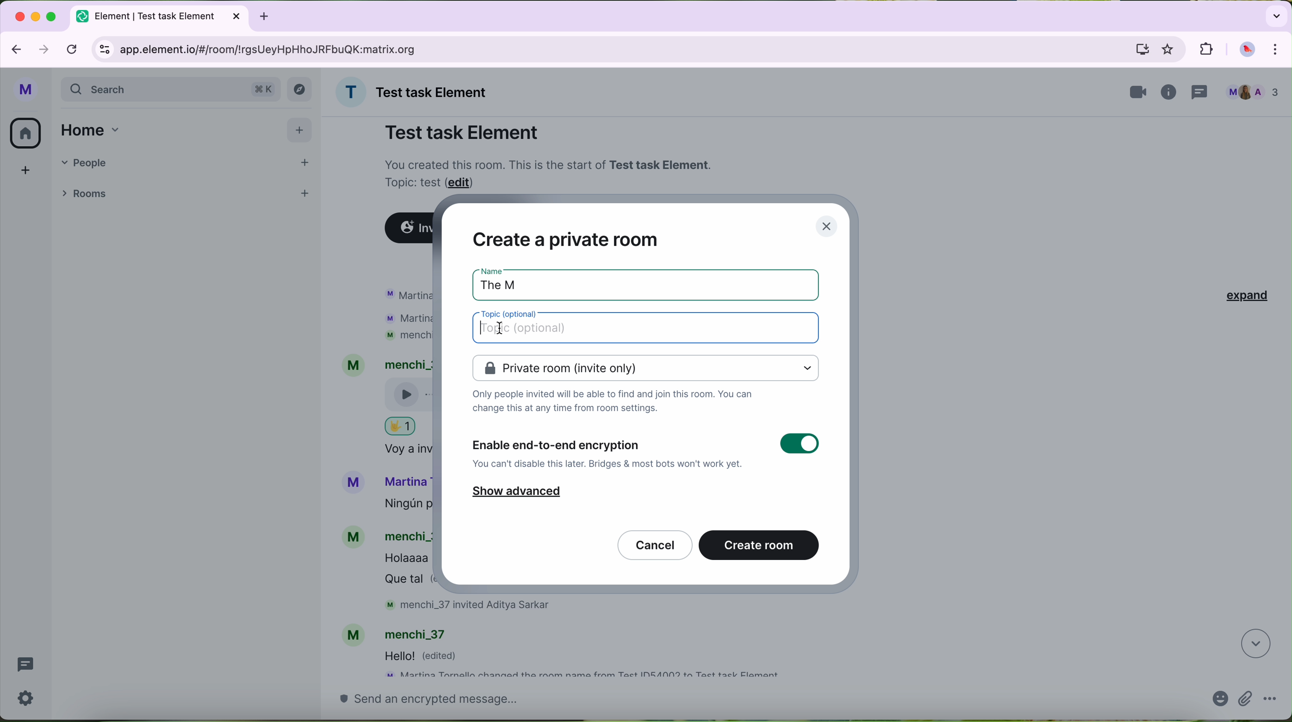 The width and height of the screenshot is (1292, 722). What do you see at coordinates (19, 17) in the screenshot?
I see `close Google Chrome` at bounding box center [19, 17].